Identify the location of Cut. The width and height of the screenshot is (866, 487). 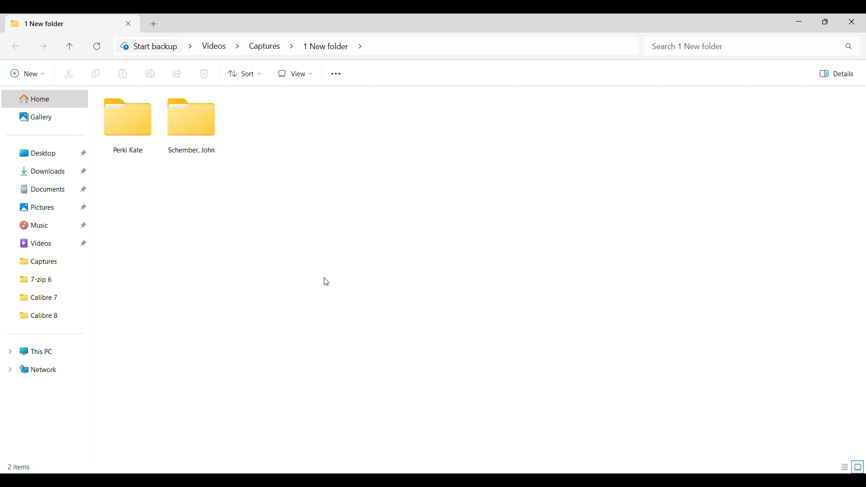
(69, 74).